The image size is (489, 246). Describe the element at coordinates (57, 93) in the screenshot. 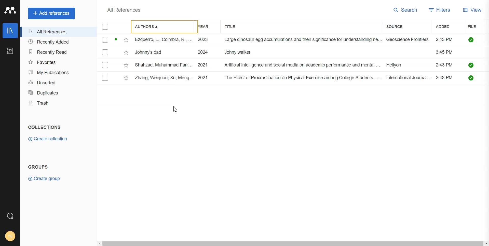

I see `Duplicates` at that location.